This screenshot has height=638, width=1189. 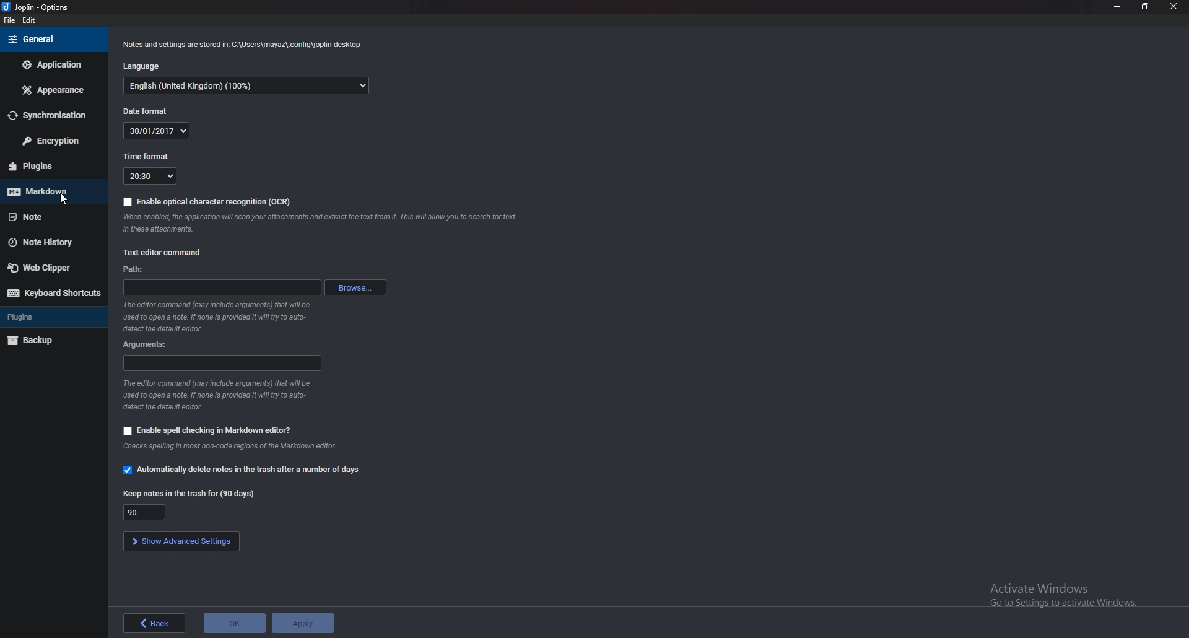 I want to click on Time format, so click(x=150, y=176).